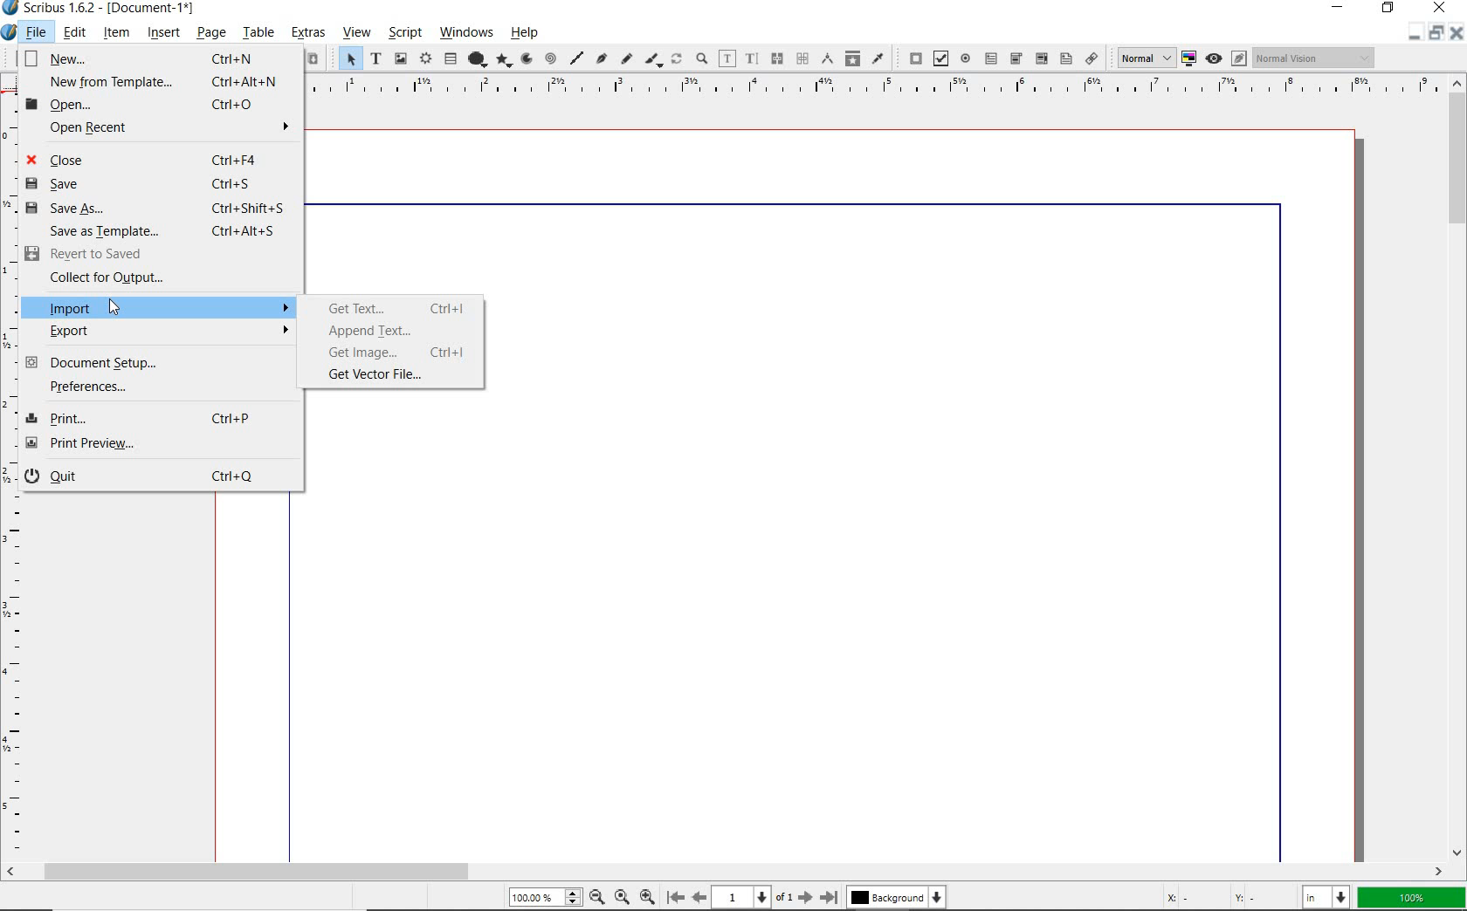 The height and width of the screenshot is (911, 1467). I want to click on unlink text frames, so click(802, 58).